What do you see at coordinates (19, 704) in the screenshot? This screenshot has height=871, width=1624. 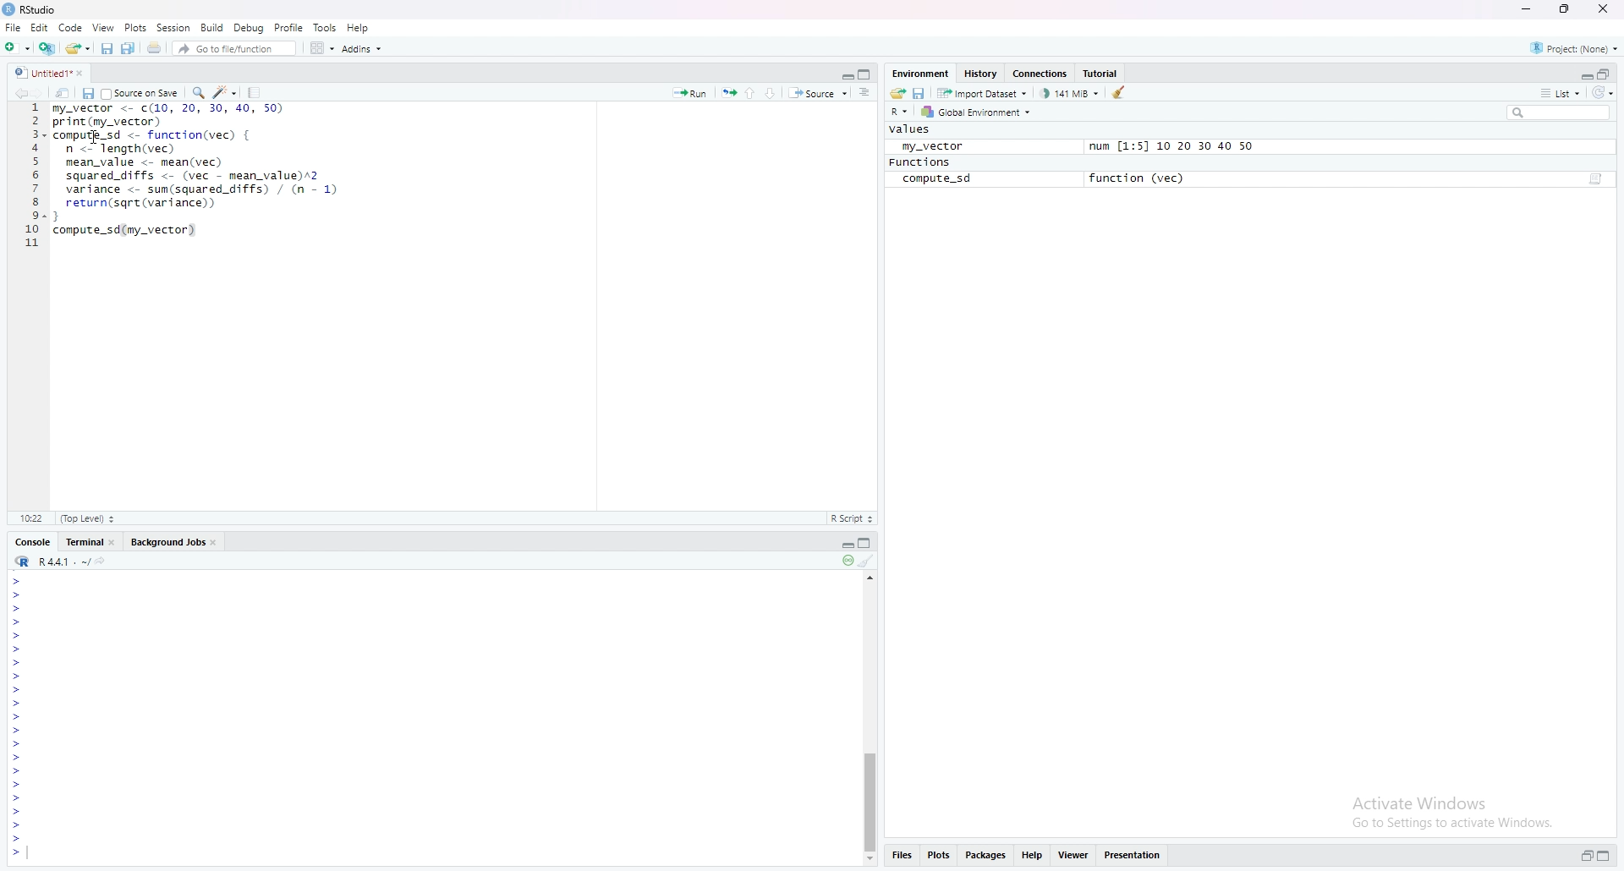 I see `Prompt cursor` at bounding box center [19, 704].